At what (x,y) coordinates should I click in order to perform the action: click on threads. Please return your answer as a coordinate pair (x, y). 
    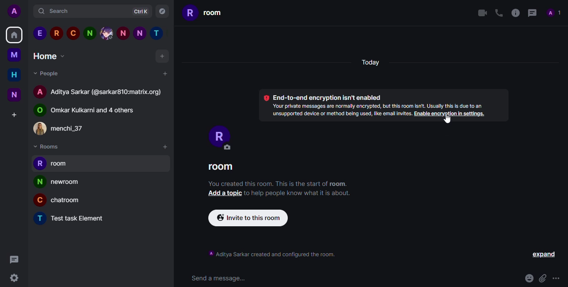
    Looking at the image, I should click on (531, 12).